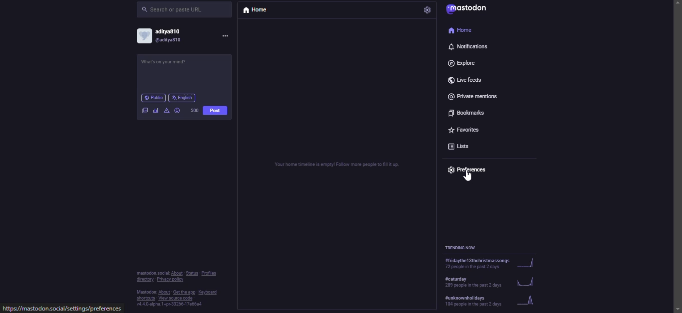 Image resolution: width=682 pixels, height=313 pixels. Describe the element at coordinates (169, 304) in the screenshot. I see `v4.4.0-alpha.1+pr-33265-17e66a4` at that location.